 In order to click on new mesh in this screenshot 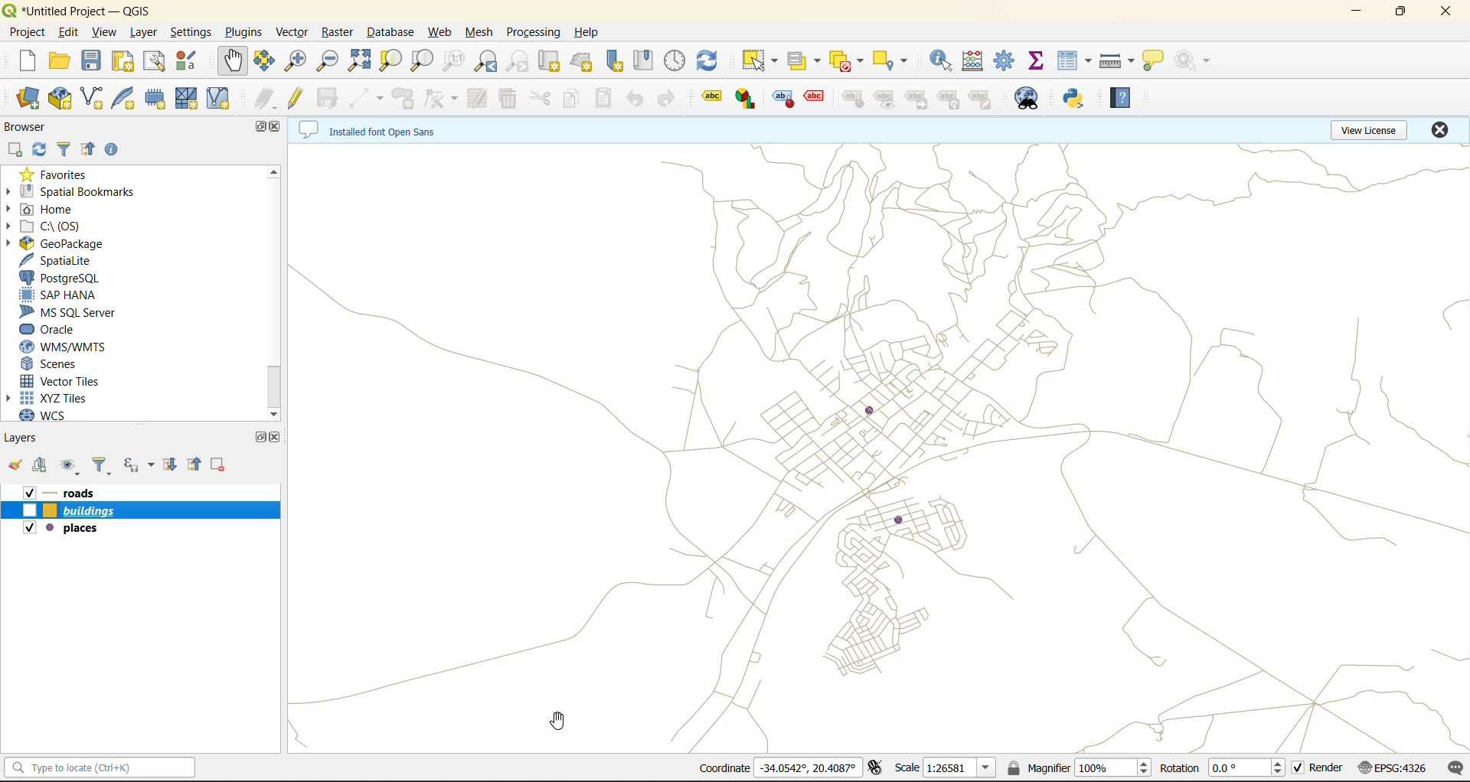, I will do `click(191, 100)`.